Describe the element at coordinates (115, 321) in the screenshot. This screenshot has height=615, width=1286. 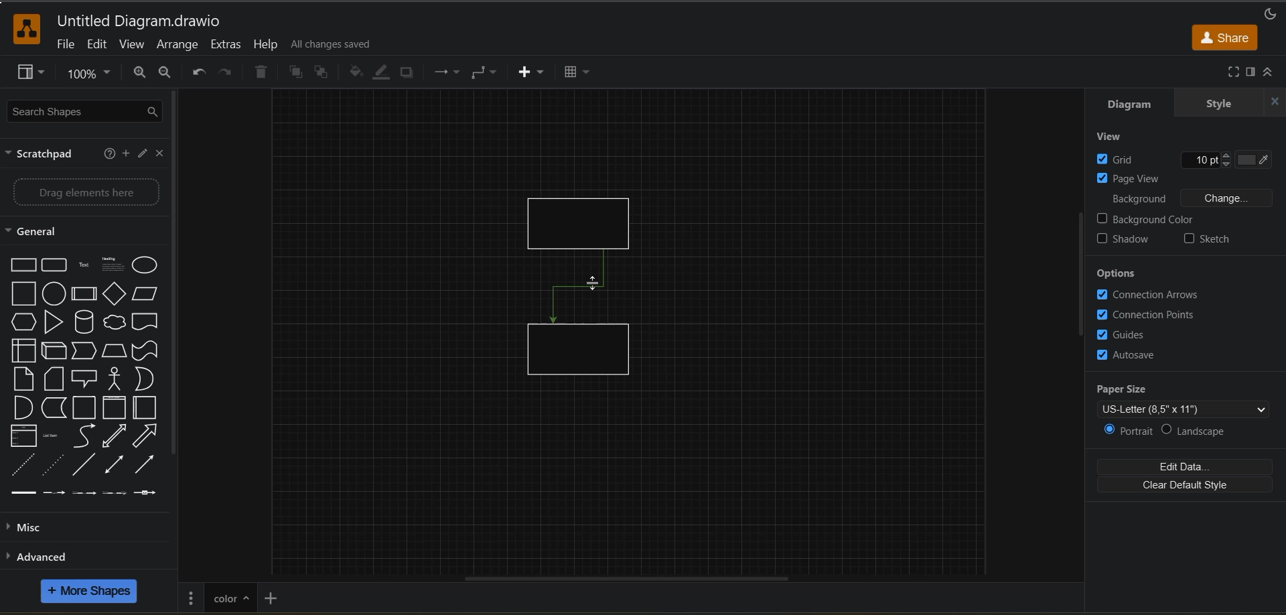
I see `Cloud` at that location.